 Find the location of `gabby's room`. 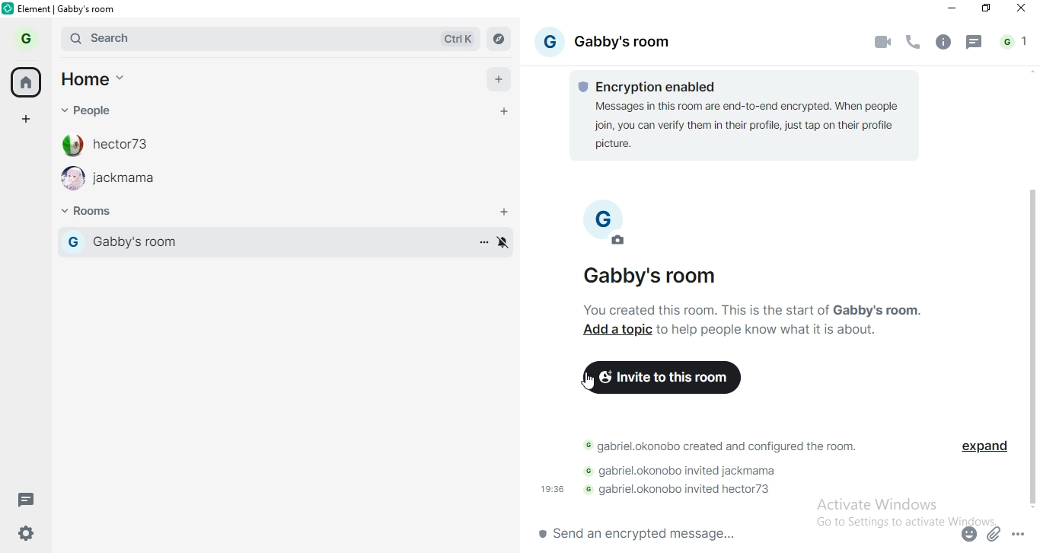

gabby's room is located at coordinates (267, 245).